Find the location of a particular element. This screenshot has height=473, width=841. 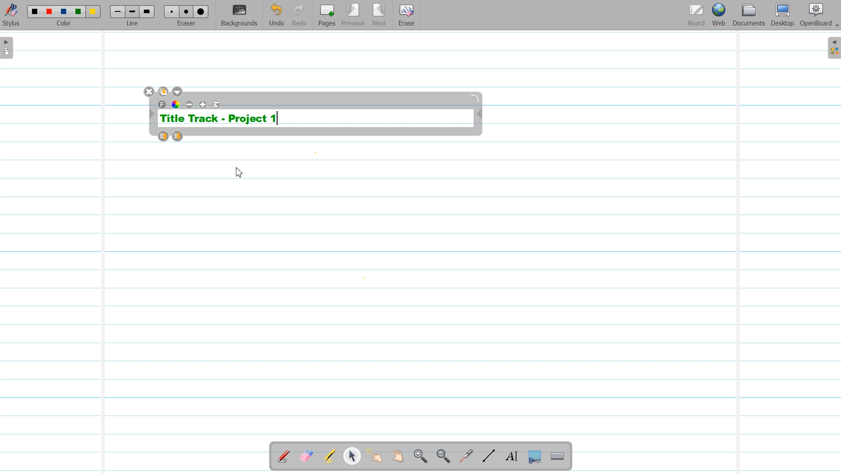

Next is located at coordinates (379, 15).